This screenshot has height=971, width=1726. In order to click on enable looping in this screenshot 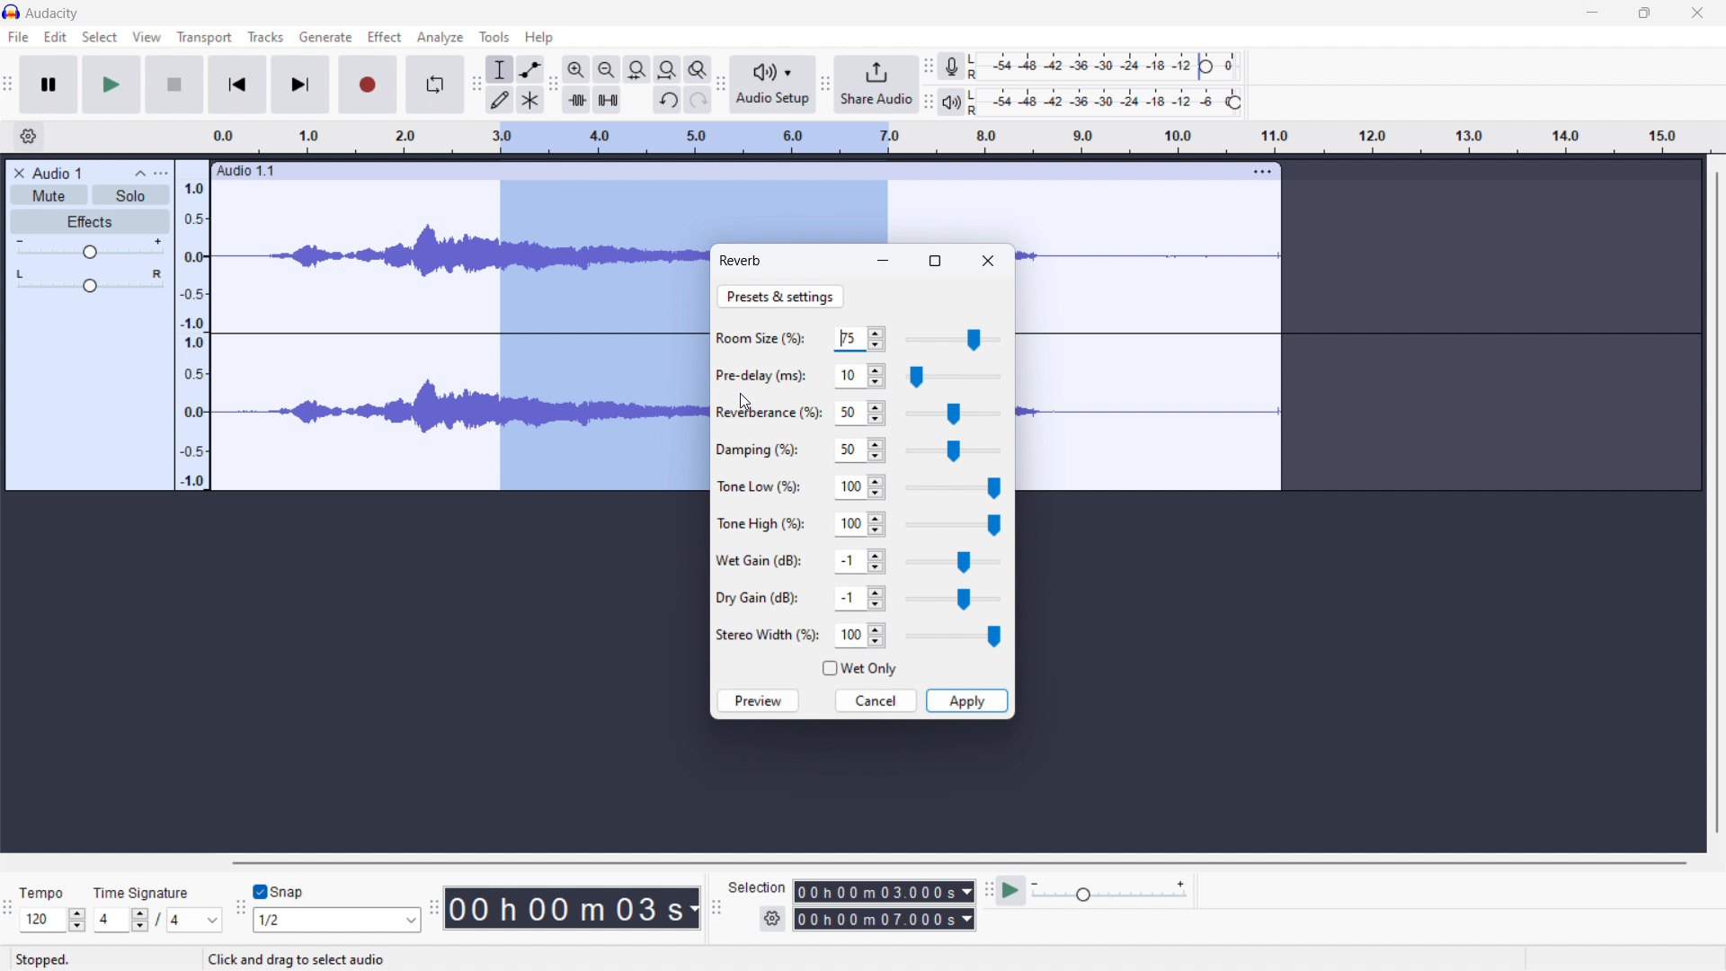, I will do `click(433, 85)`.